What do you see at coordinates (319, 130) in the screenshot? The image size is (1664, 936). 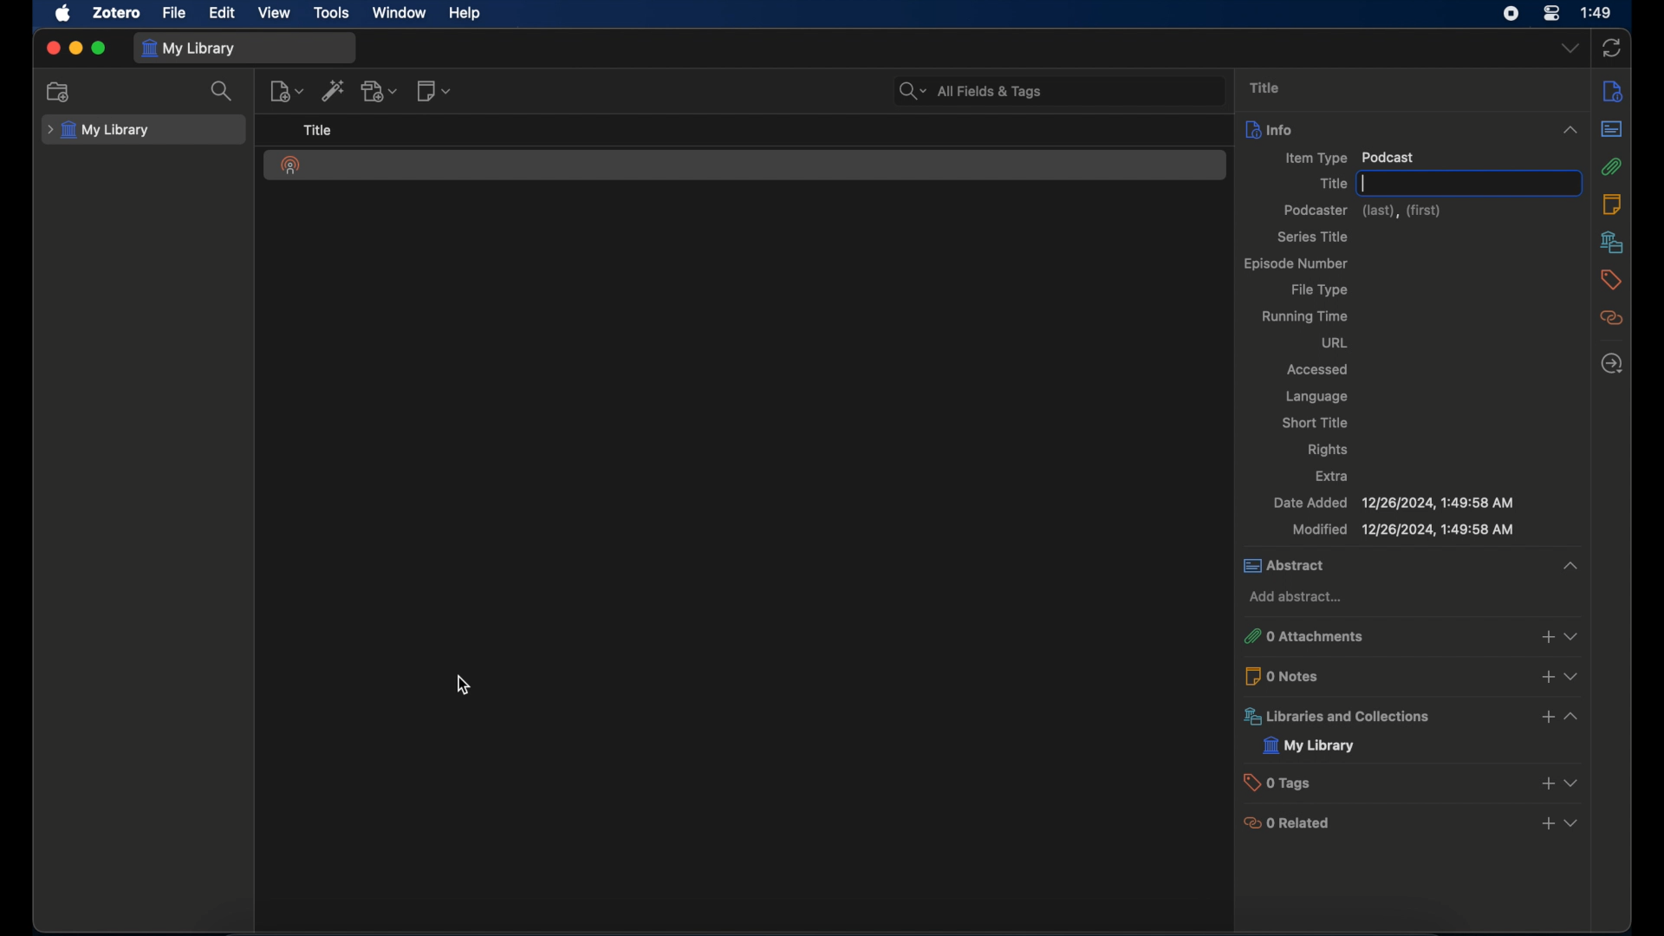 I see `title ` at bounding box center [319, 130].